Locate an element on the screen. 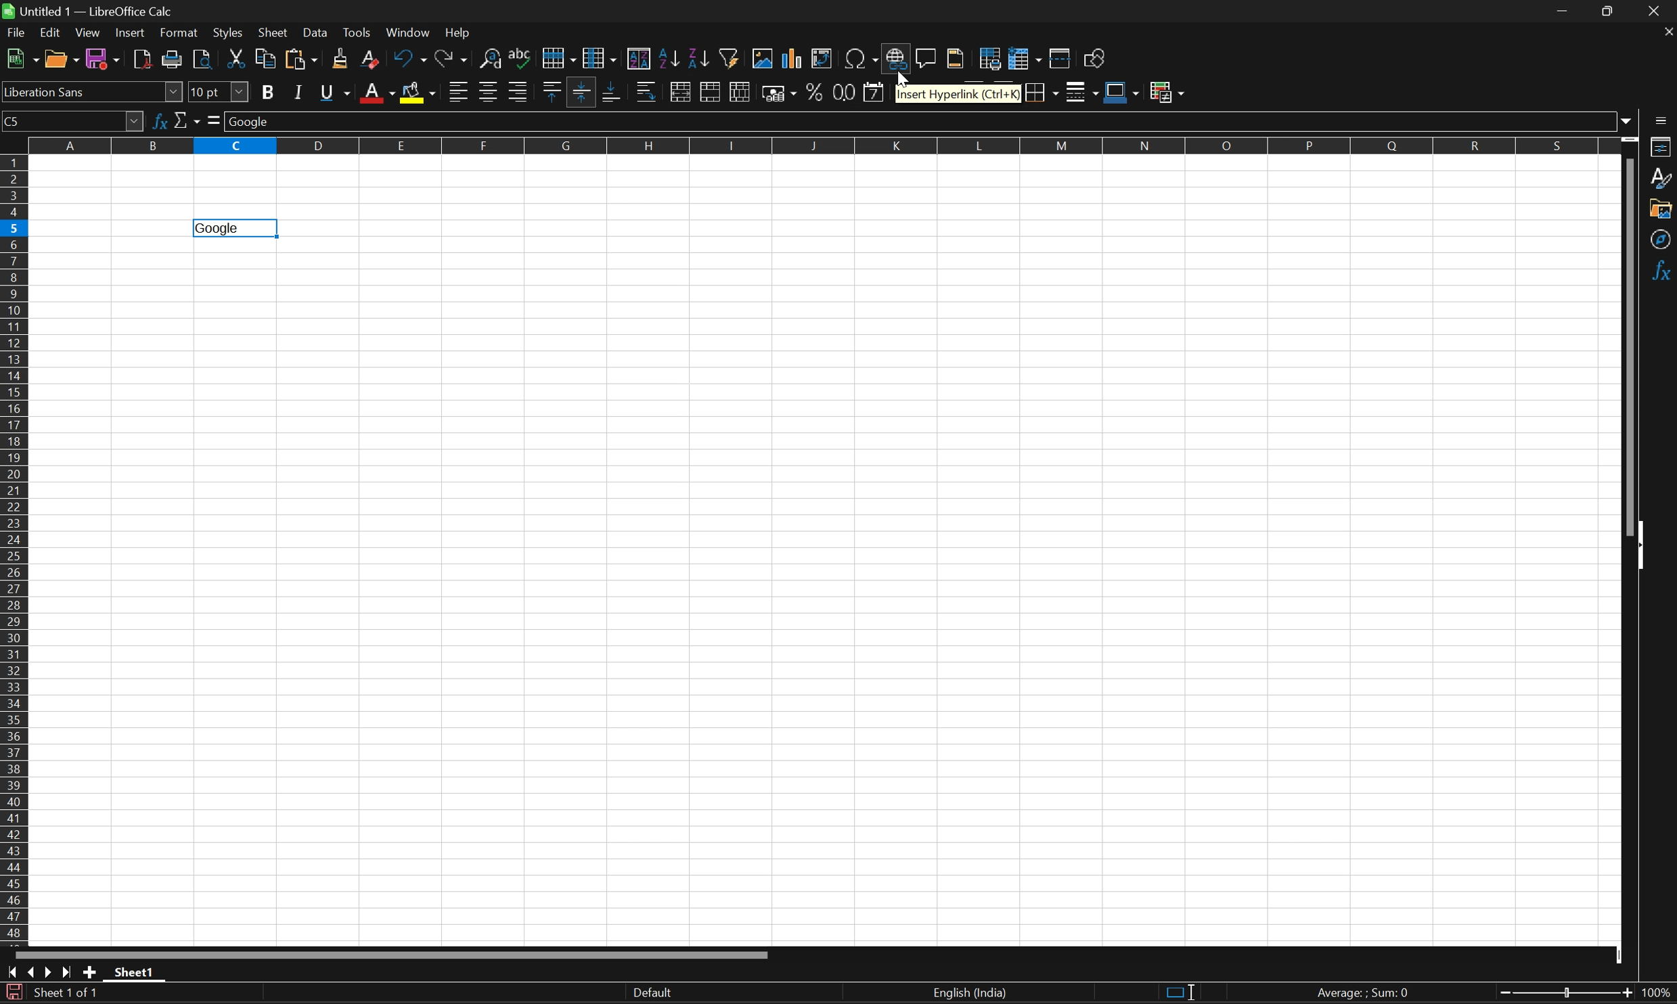 Image resolution: width=1677 pixels, height=1004 pixels. Format as currency is located at coordinates (780, 93).